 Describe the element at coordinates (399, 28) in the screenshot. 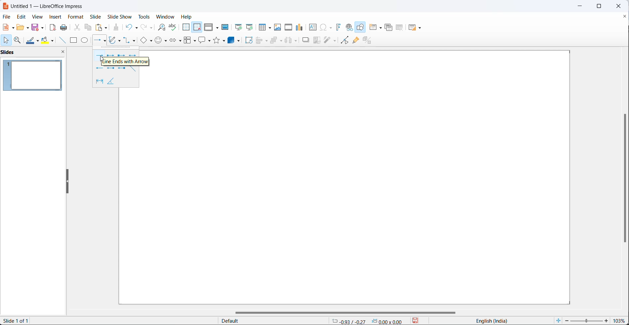

I see `delete slide ` at that location.